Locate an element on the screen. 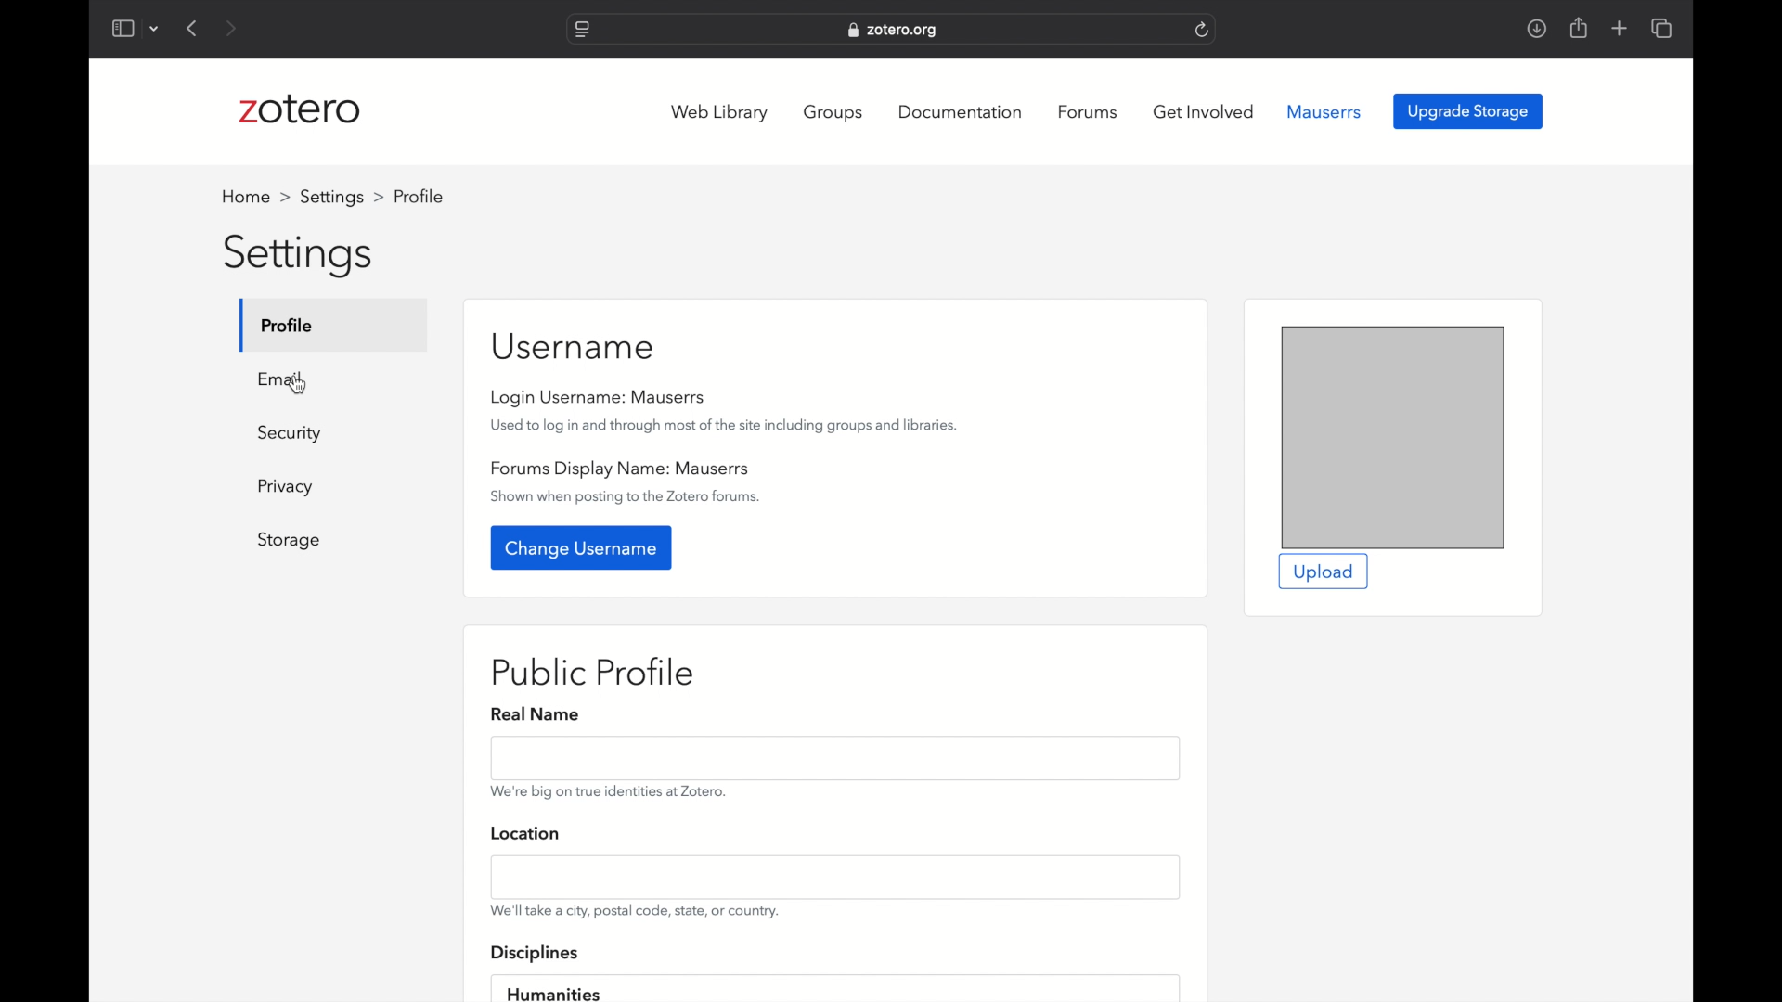 This screenshot has height=1002, width=1782. settings is located at coordinates (301, 257).